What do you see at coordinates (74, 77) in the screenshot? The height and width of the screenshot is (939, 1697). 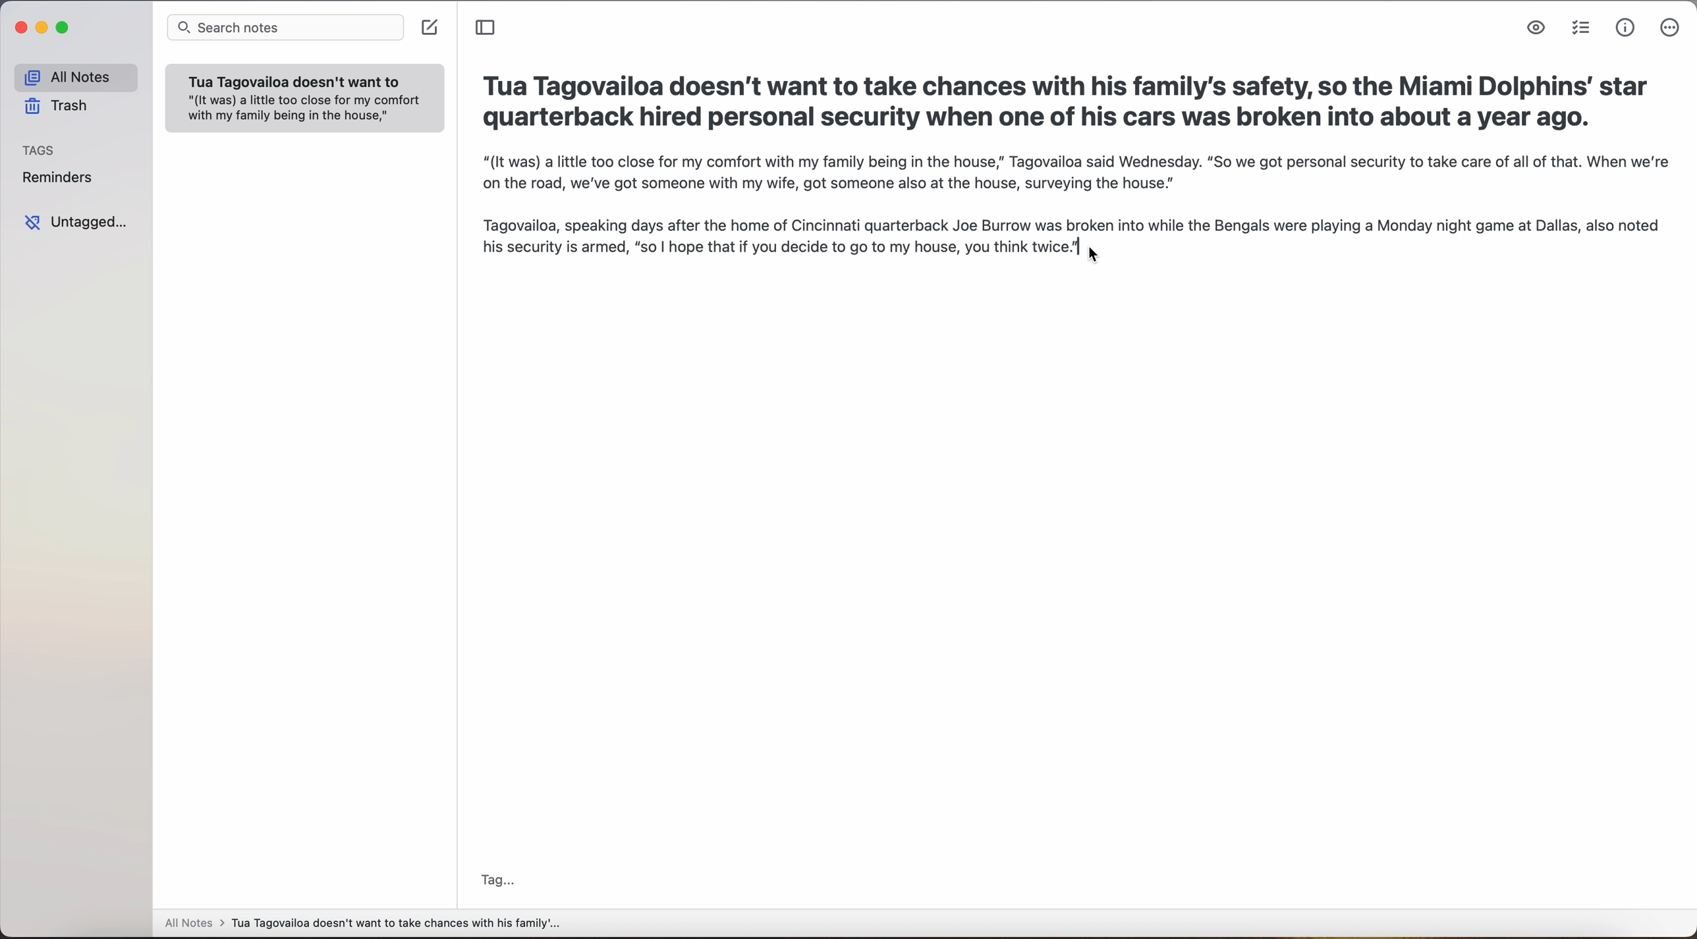 I see `all notes` at bounding box center [74, 77].